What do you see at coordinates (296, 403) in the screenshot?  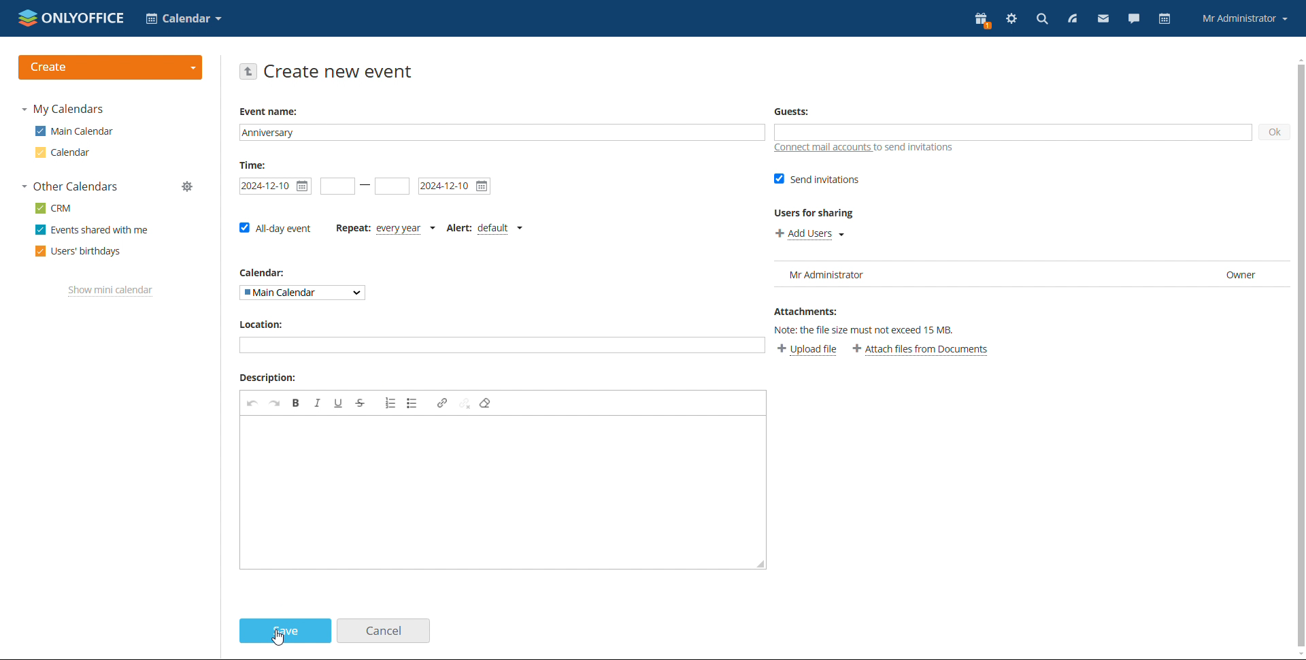 I see `bold` at bounding box center [296, 403].